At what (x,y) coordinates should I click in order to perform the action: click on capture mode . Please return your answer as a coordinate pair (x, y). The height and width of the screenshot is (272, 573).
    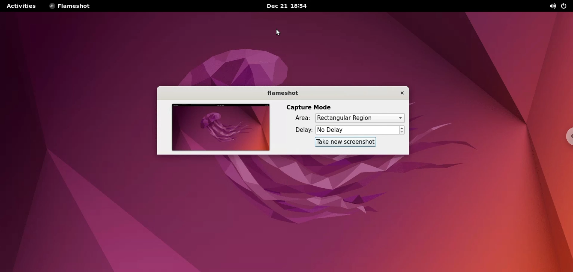
    Looking at the image, I should click on (310, 107).